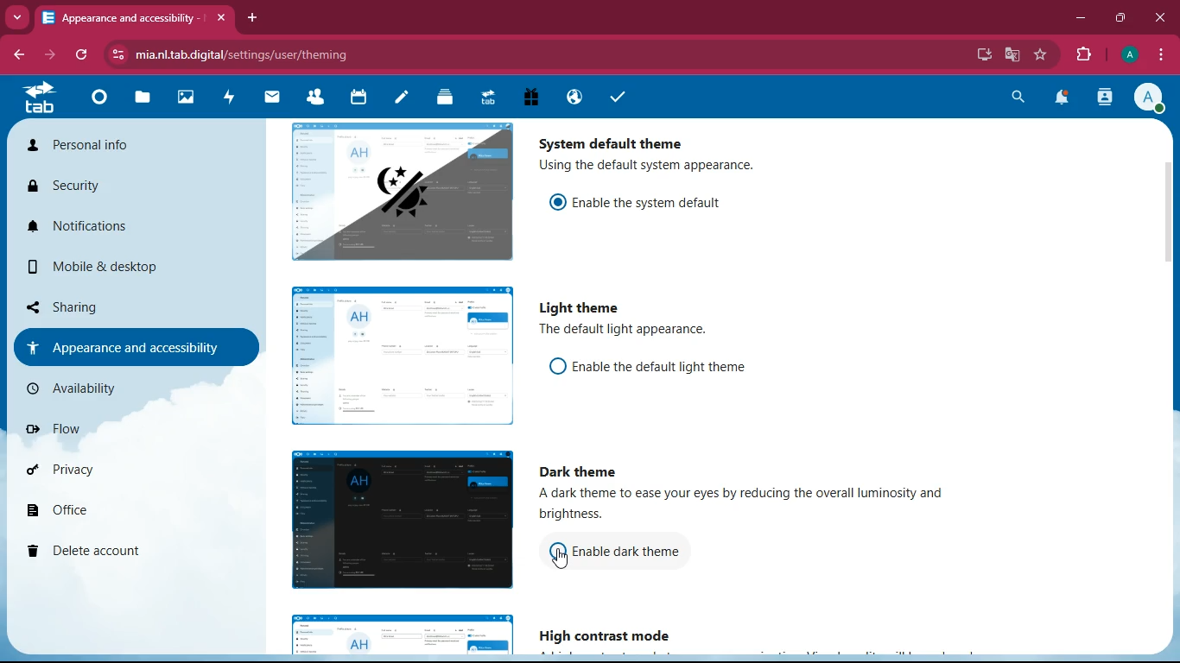  Describe the element at coordinates (38, 98) in the screenshot. I see `tab` at that location.